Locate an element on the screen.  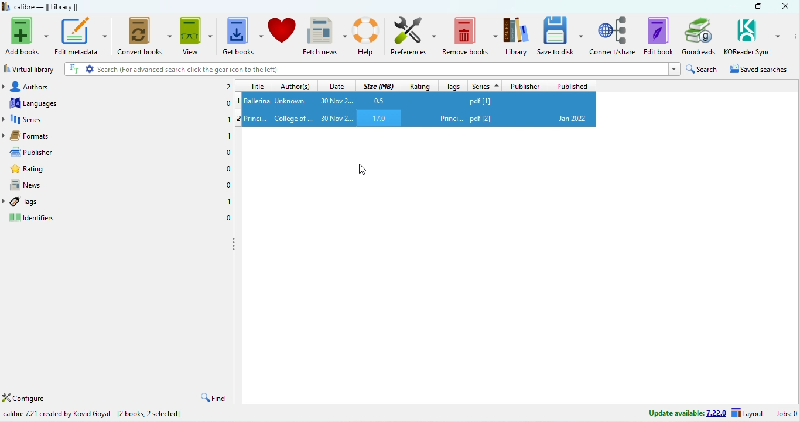
donate is located at coordinates (283, 36).